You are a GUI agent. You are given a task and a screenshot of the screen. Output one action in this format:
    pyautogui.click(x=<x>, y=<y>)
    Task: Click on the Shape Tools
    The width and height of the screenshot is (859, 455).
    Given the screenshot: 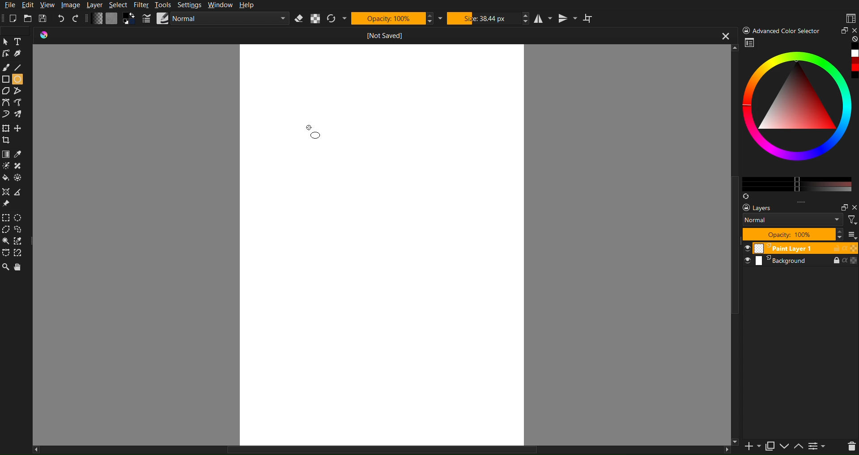 What is the action you would take?
    pyautogui.click(x=5, y=80)
    